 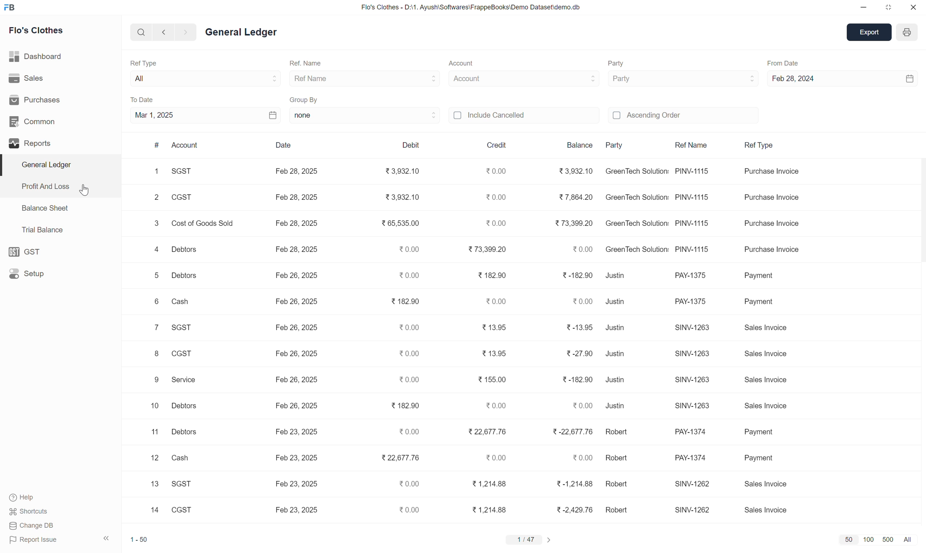 What do you see at coordinates (291, 146) in the screenshot?
I see `Date` at bounding box center [291, 146].